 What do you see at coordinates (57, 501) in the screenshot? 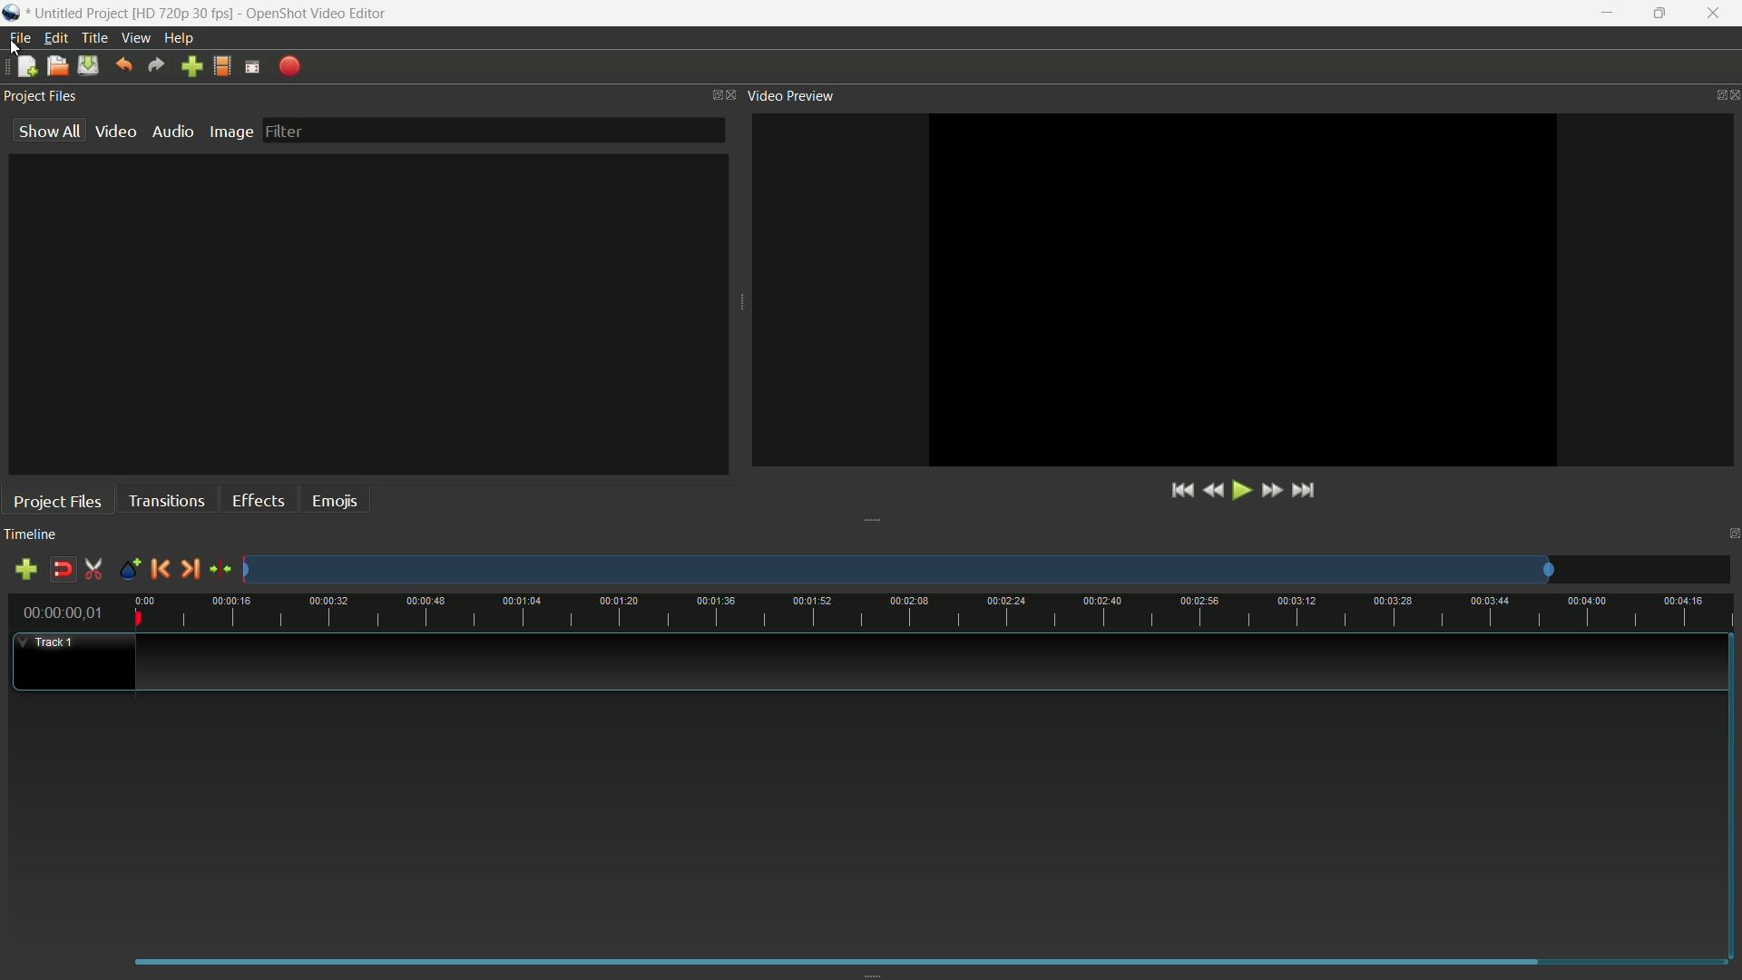
I see `project files` at bounding box center [57, 501].